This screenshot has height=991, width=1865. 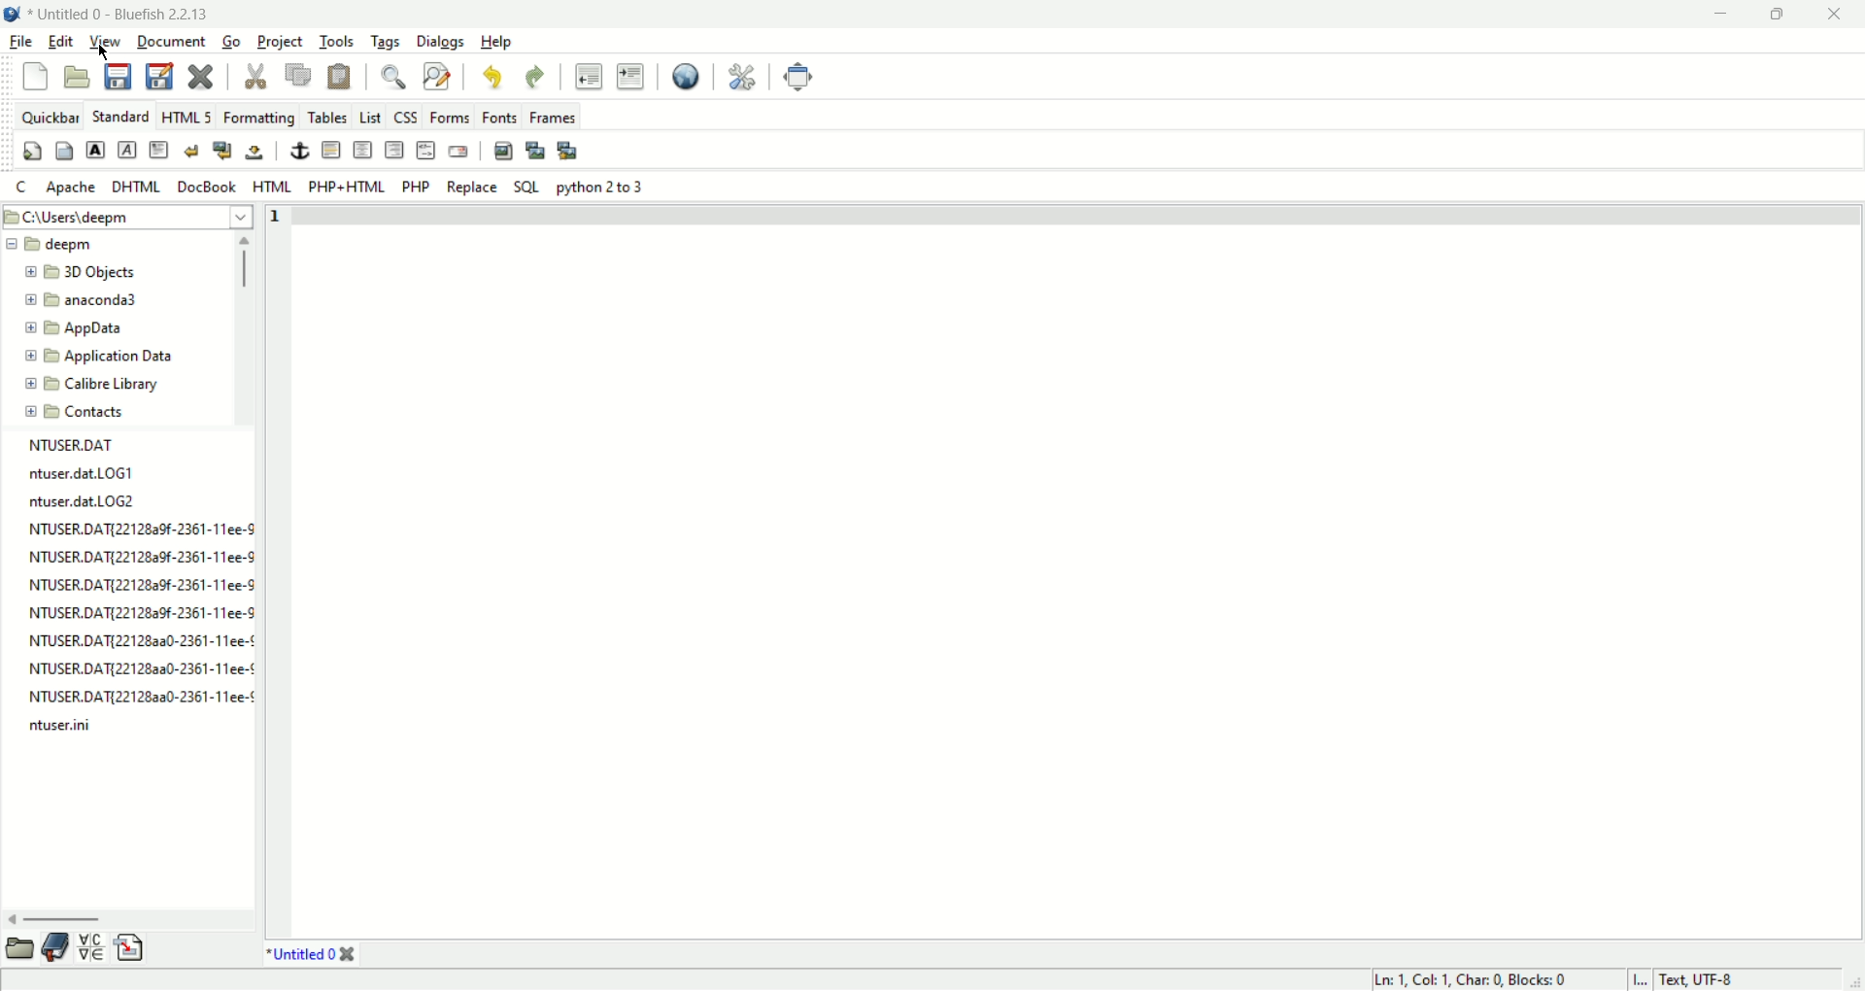 I want to click on snippets, so click(x=129, y=947).